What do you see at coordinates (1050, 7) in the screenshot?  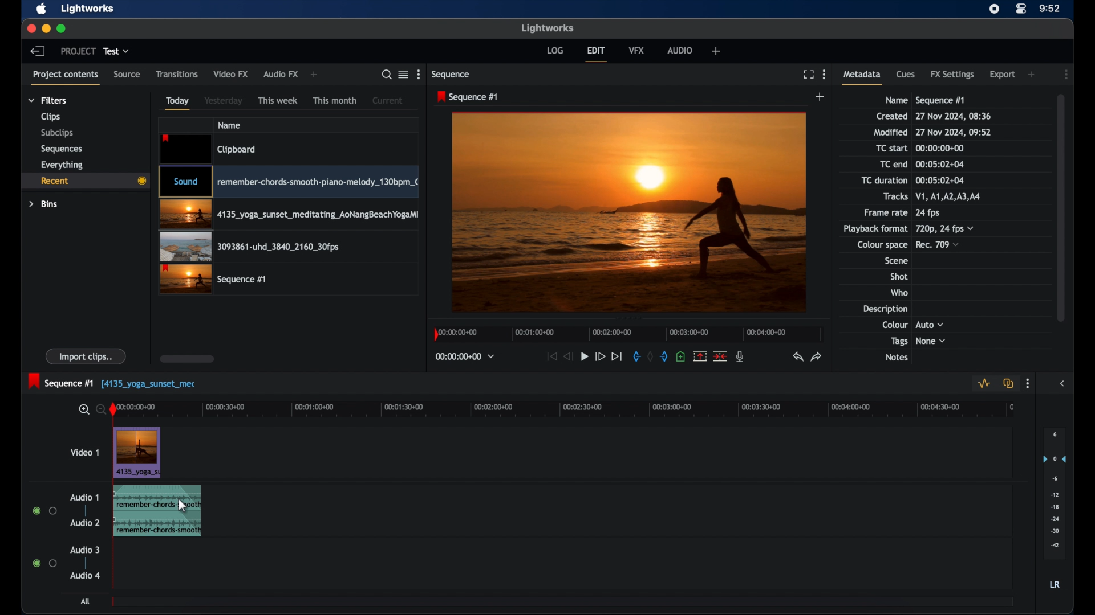 I see `time` at bounding box center [1050, 7].